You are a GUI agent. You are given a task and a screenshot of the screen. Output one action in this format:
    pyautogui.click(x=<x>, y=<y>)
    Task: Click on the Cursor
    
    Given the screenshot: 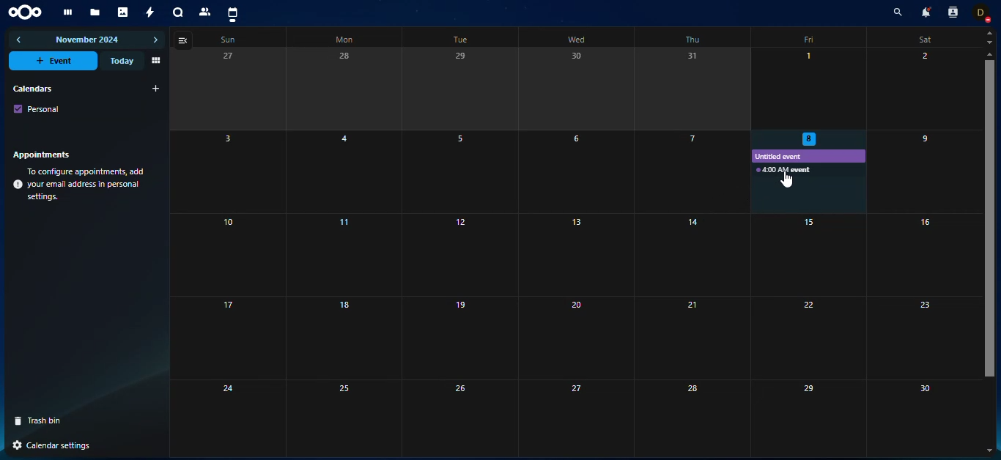 What is the action you would take?
    pyautogui.click(x=786, y=179)
    